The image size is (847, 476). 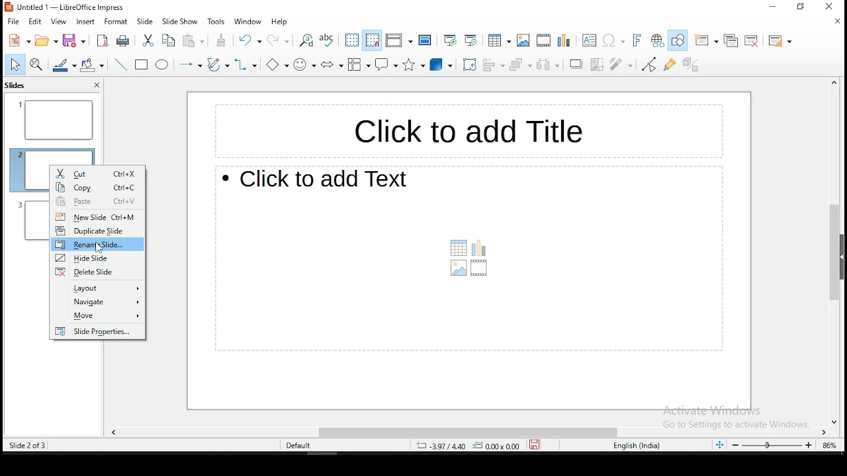 I want to click on rectangle tool, so click(x=140, y=65).